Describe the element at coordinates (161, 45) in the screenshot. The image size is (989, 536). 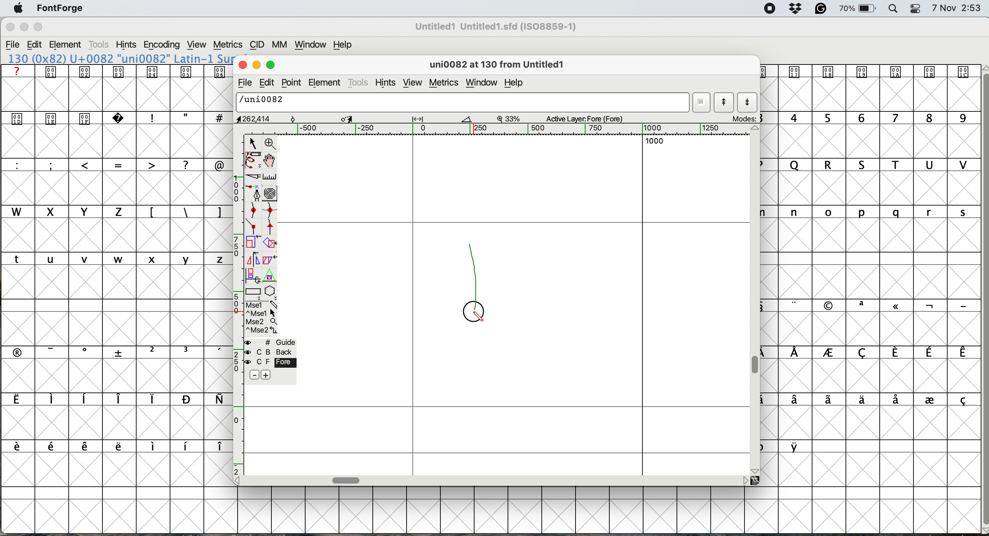
I see `encoding` at that location.